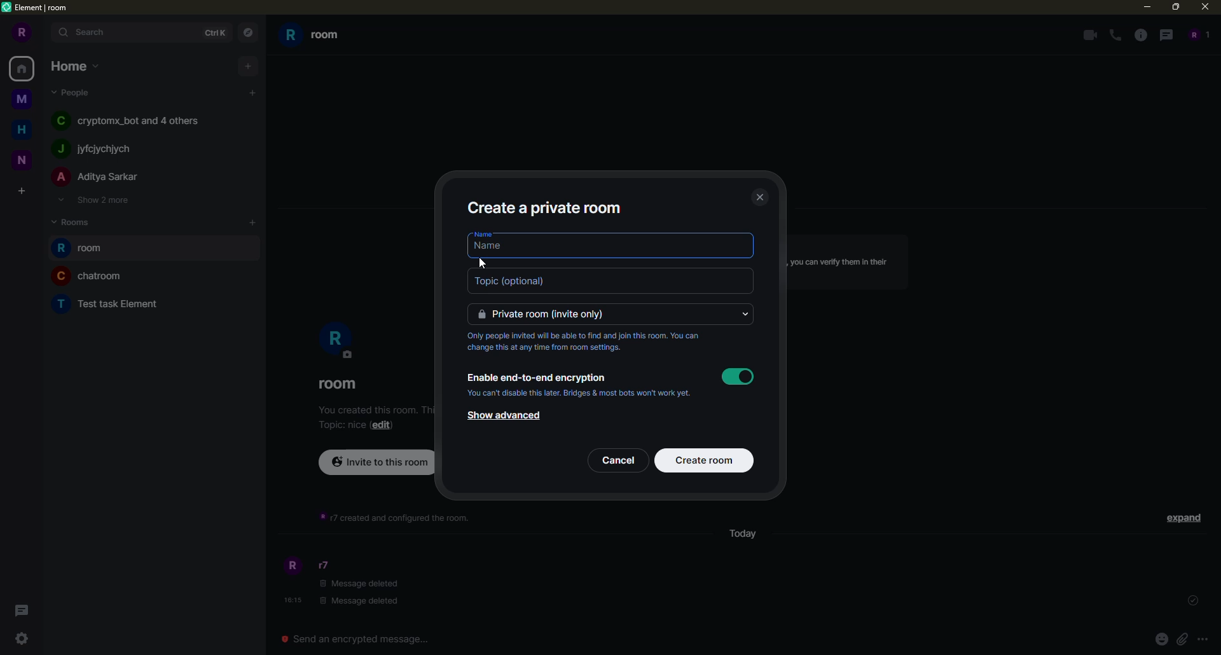  I want to click on home, so click(74, 65).